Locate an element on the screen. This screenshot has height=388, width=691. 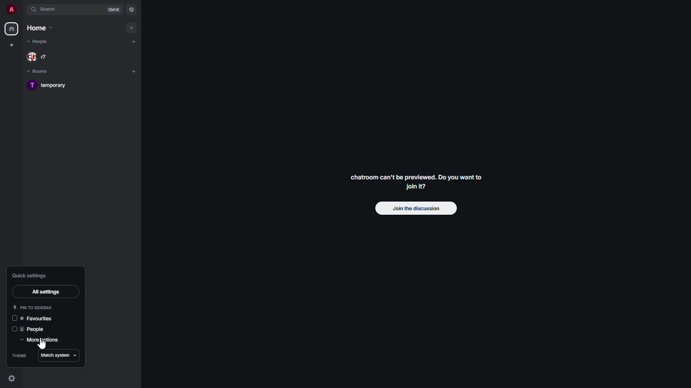
profile is located at coordinates (11, 10).